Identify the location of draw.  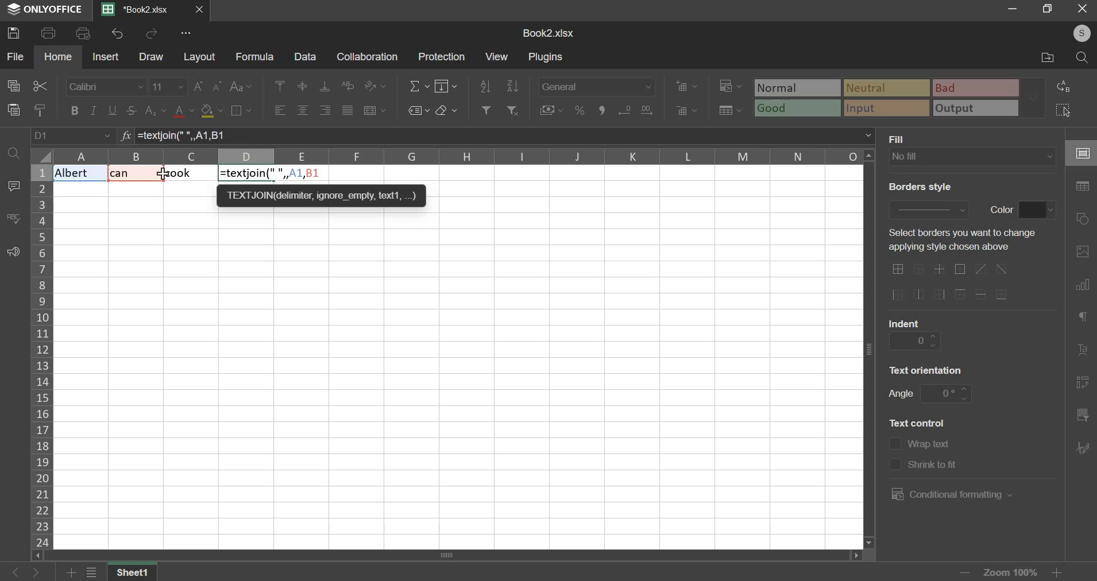
(152, 57).